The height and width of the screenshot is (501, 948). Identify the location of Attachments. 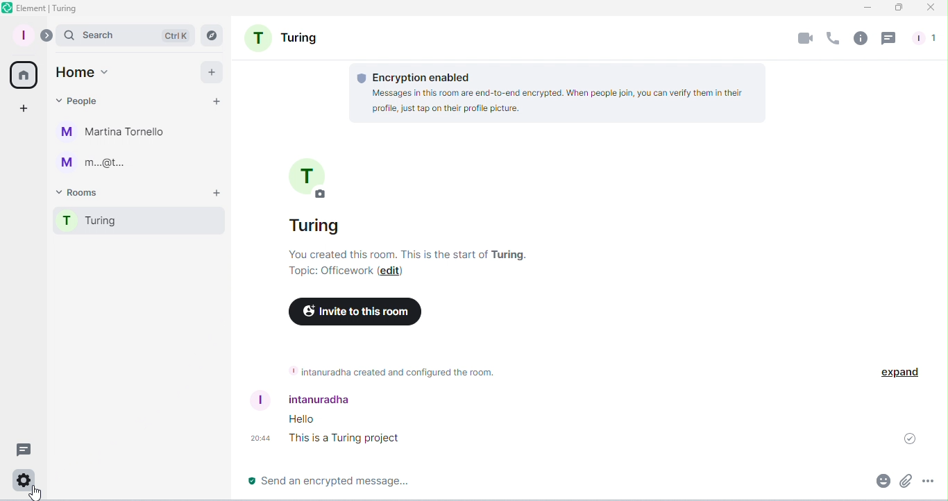
(904, 480).